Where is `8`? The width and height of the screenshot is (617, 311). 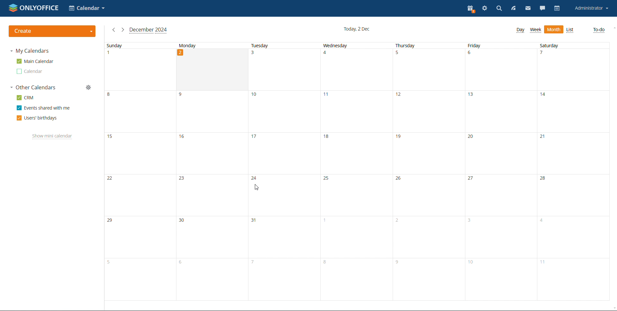
8 is located at coordinates (112, 96).